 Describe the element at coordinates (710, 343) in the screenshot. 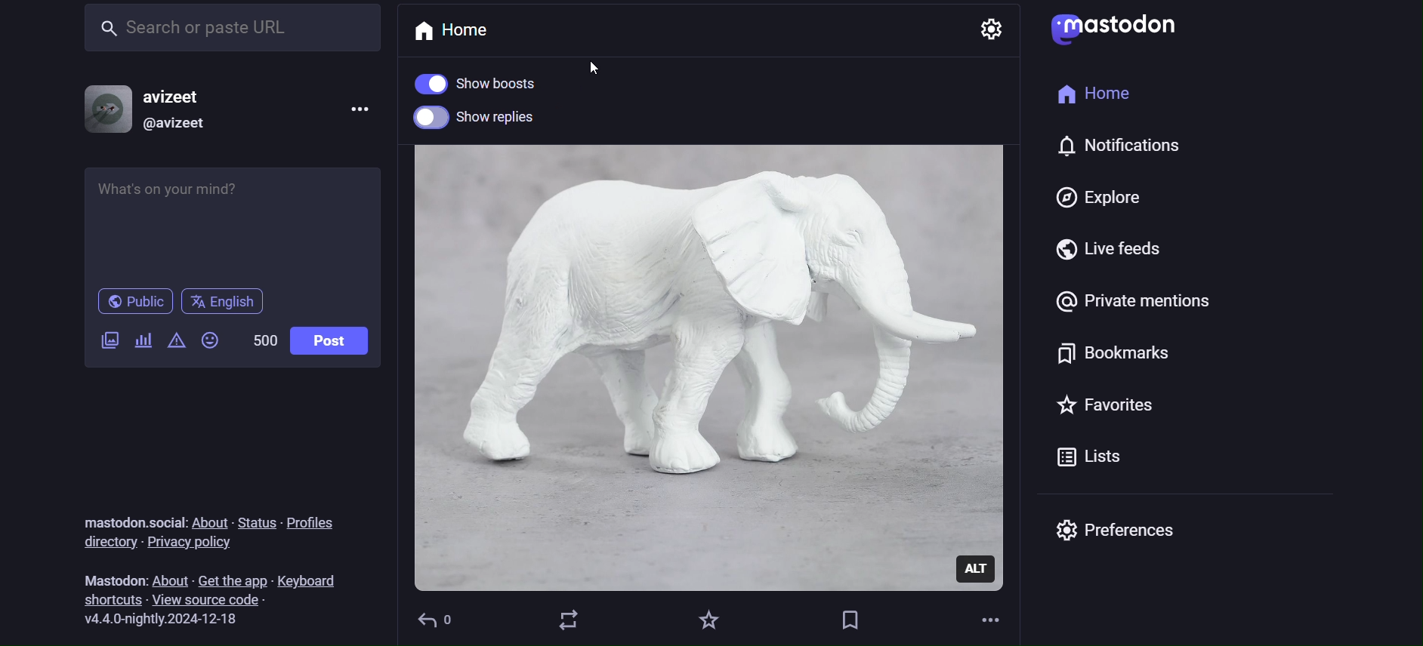

I see `post picture` at that location.